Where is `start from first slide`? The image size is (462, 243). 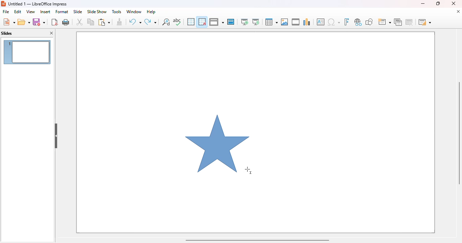 start from first slide is located at coordinates (244, 22).